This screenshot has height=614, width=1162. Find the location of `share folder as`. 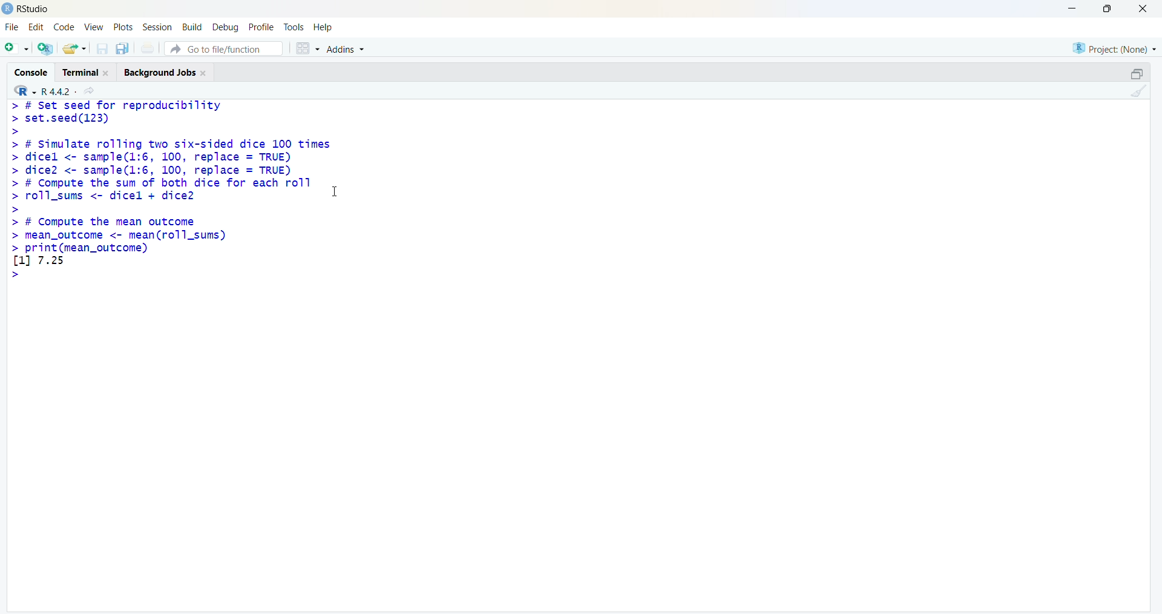

share folder as is located at coordinates (74, 48).